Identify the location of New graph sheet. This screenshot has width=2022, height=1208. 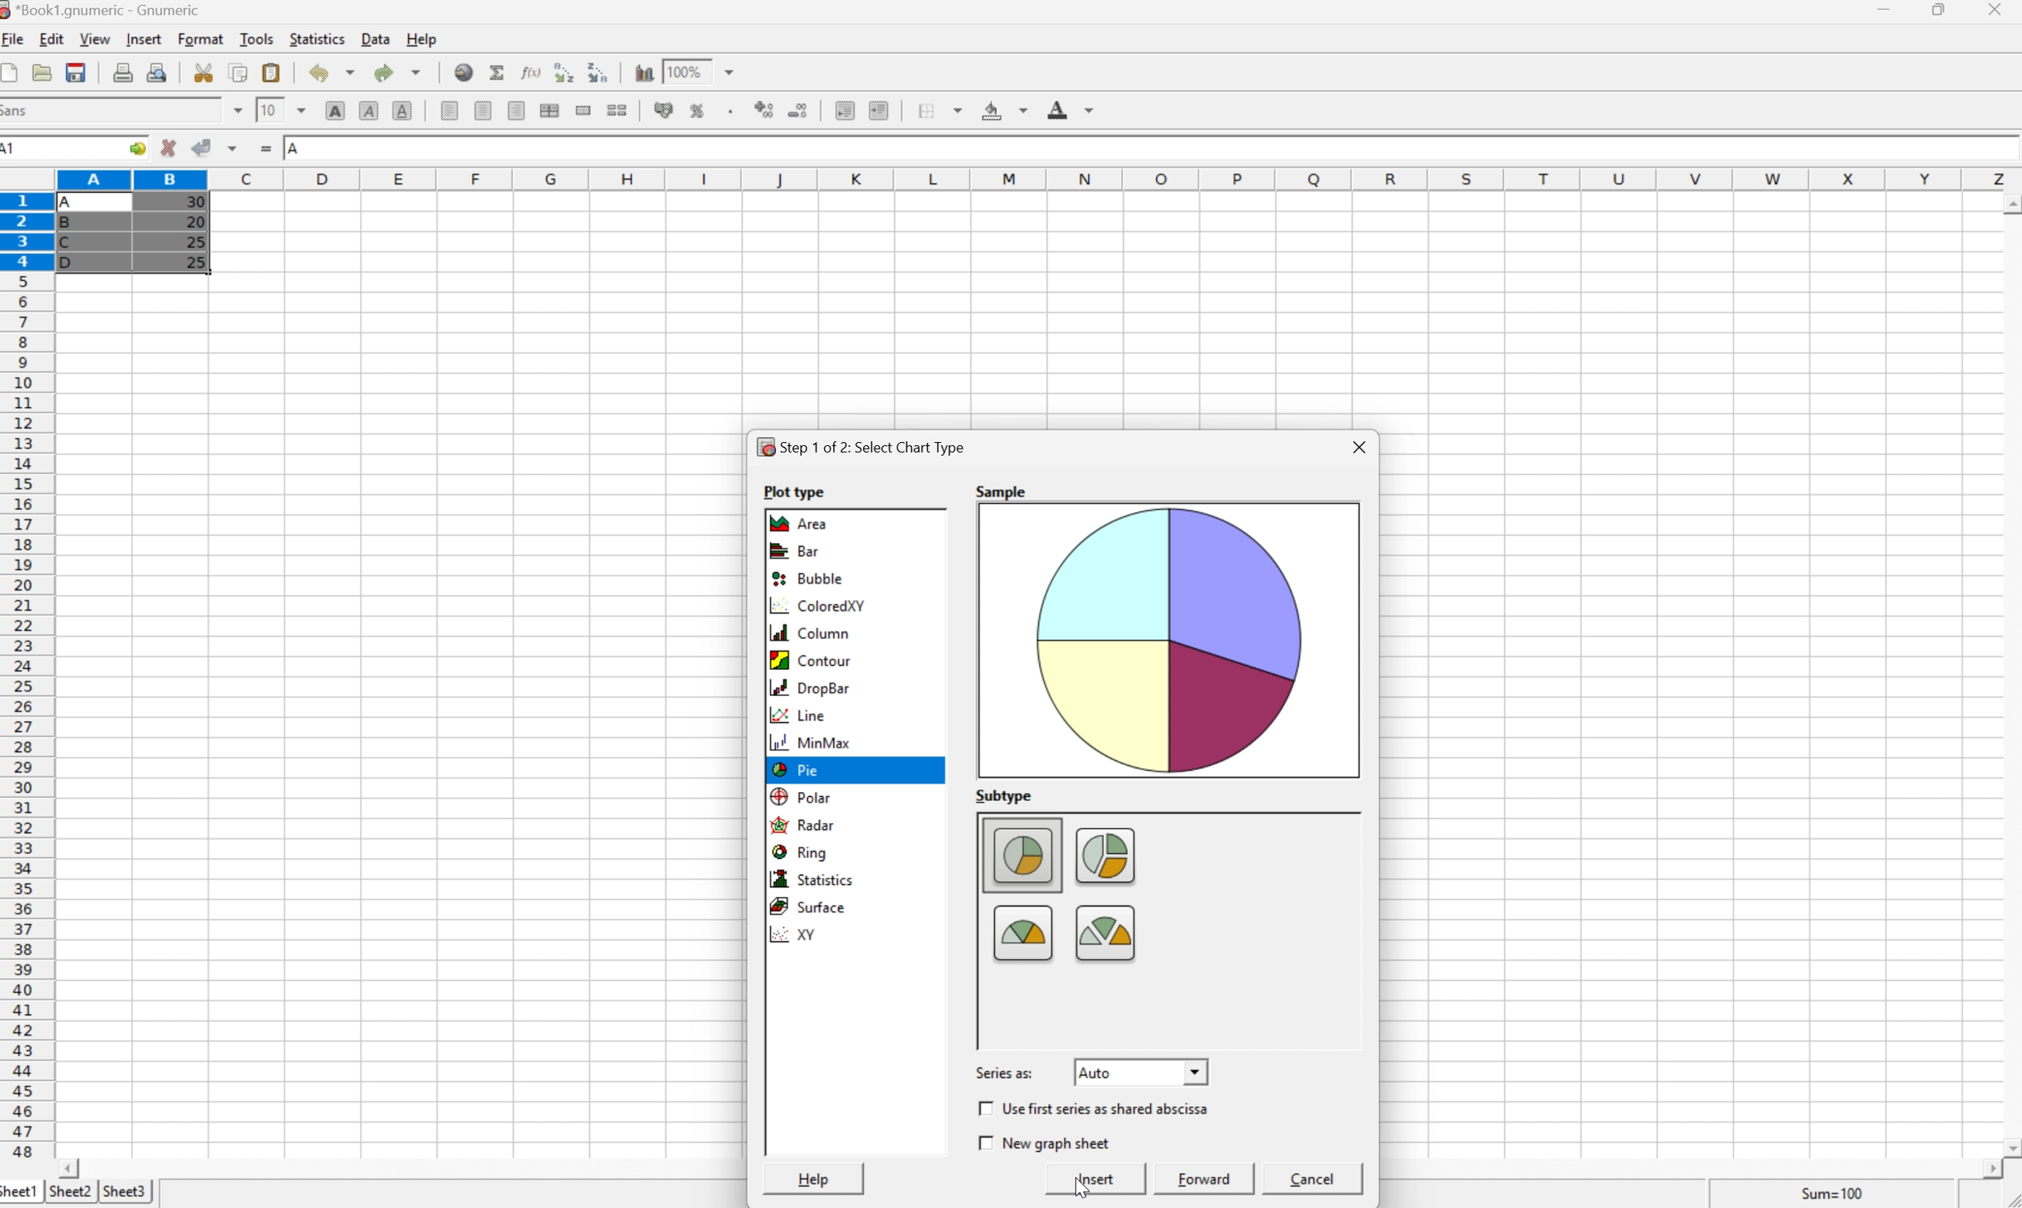
(1055, 1142).